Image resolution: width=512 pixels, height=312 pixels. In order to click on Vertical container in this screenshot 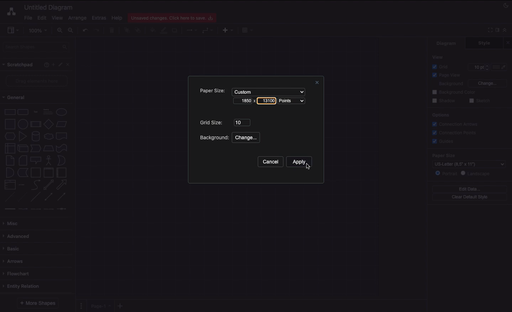, I will do `click(49, 172)`.